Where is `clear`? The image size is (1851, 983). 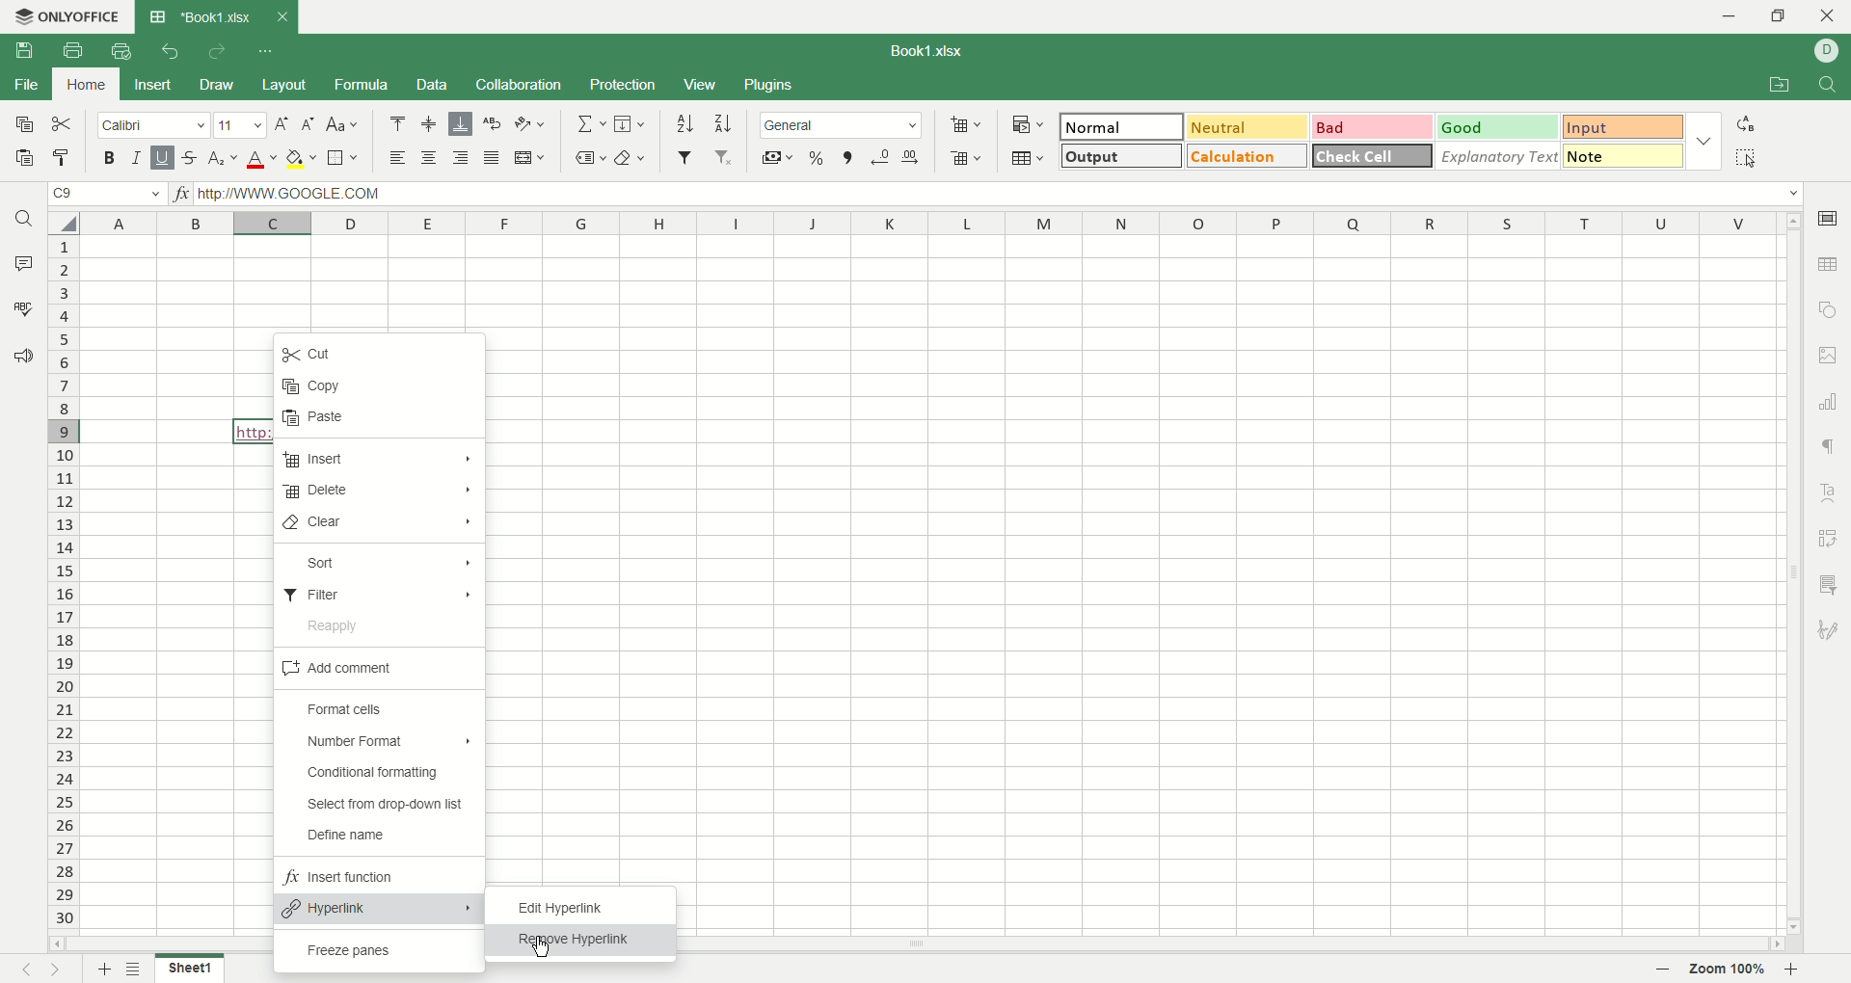 clear is located at coordinates (376, 522).